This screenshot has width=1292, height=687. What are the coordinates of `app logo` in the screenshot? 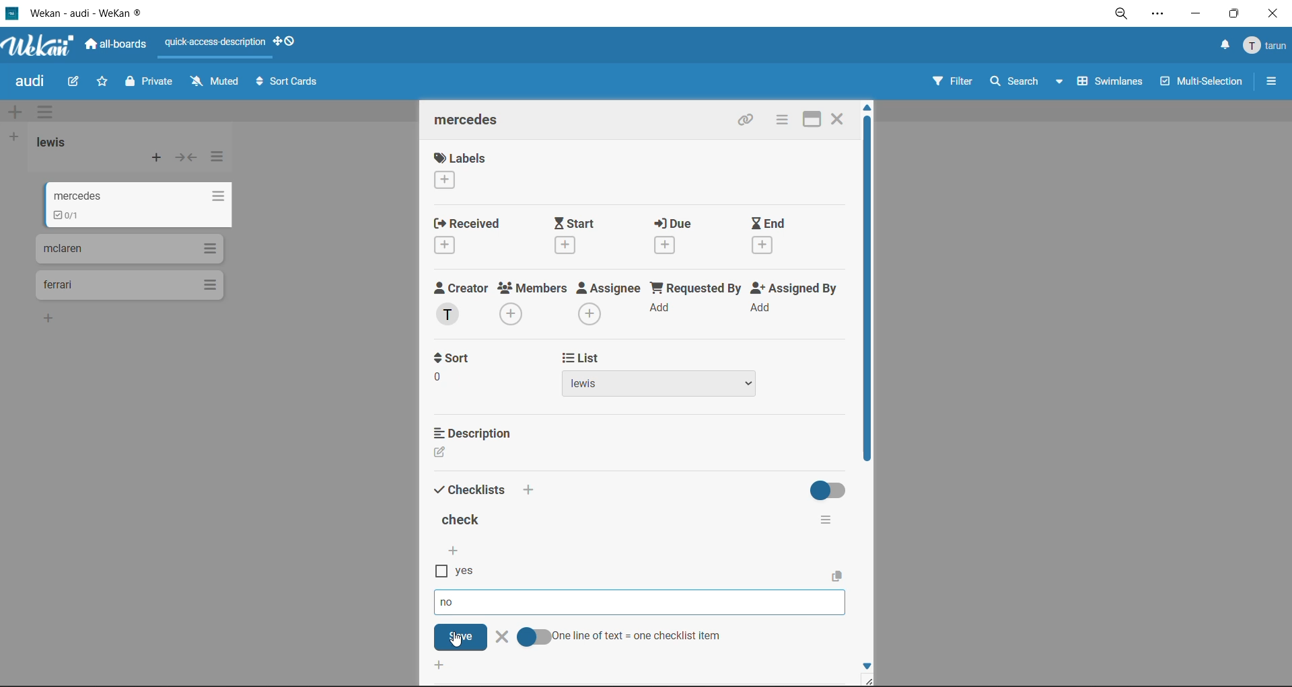 It's located at (39, 47).